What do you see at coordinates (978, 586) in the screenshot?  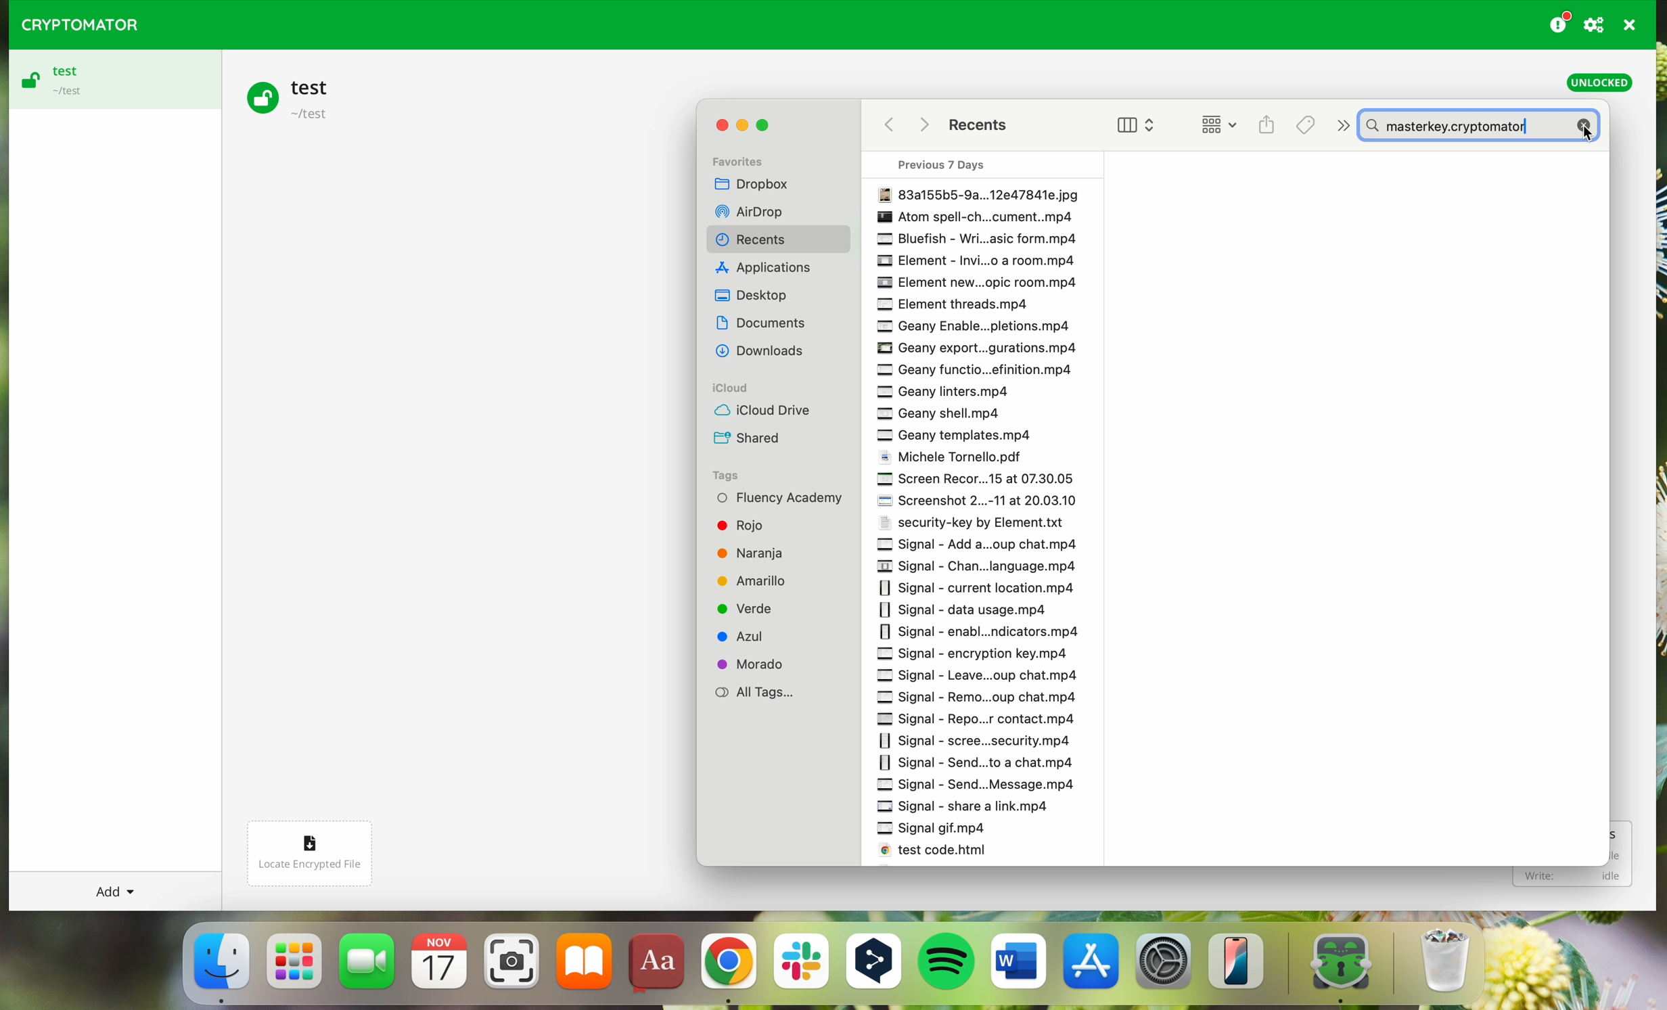 I see `signal current location` at bounding box center [978, 586].